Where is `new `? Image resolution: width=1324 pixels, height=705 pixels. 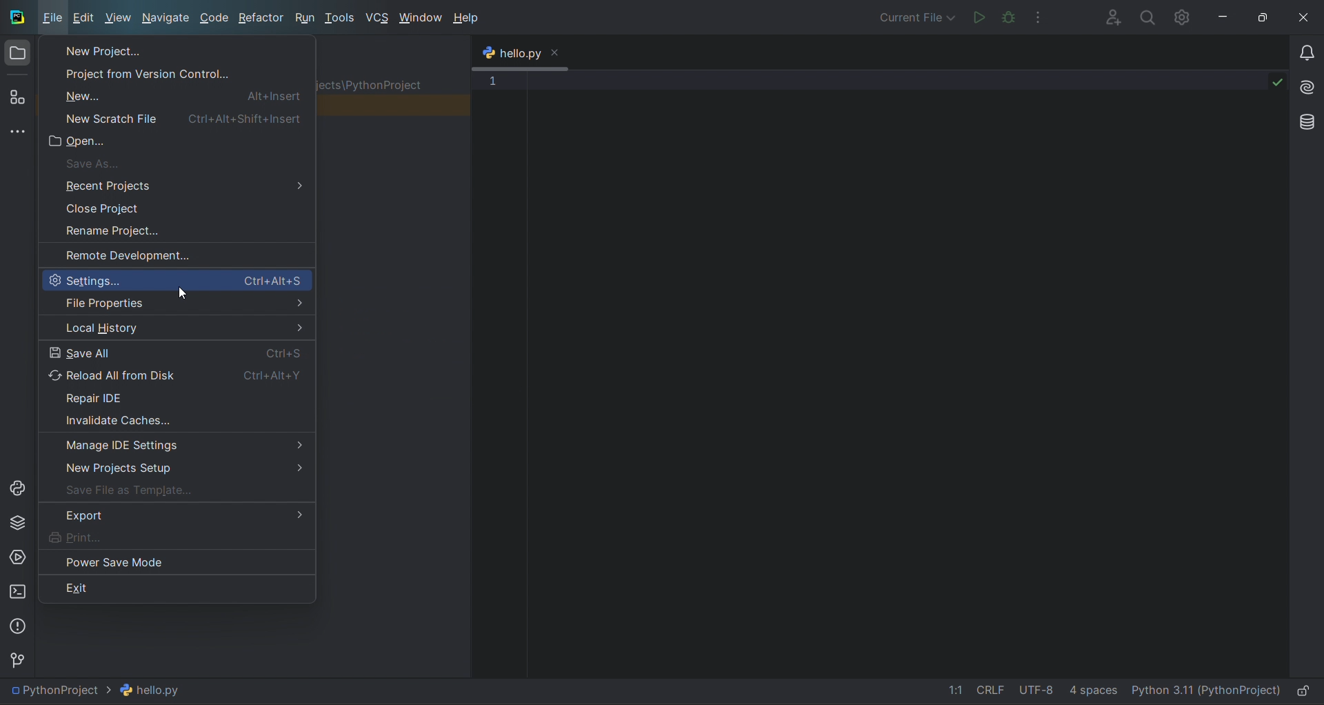
new  is located at coordinates (179, 96).